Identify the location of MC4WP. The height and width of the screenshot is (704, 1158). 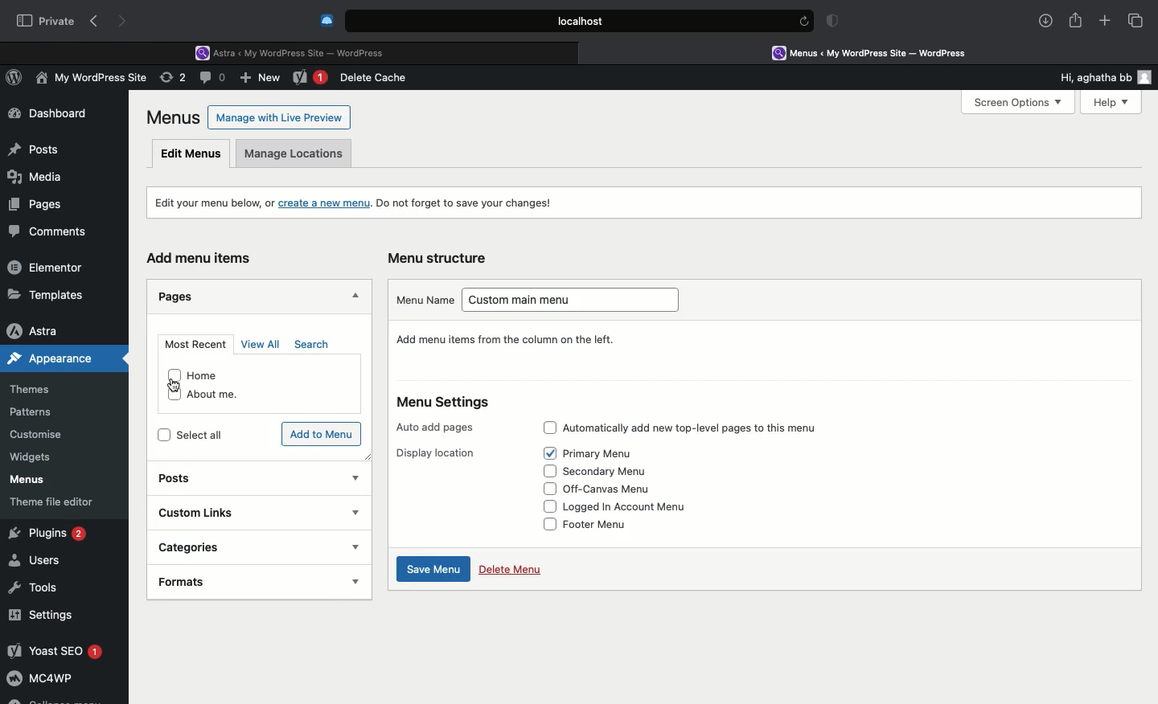
(40, 681).